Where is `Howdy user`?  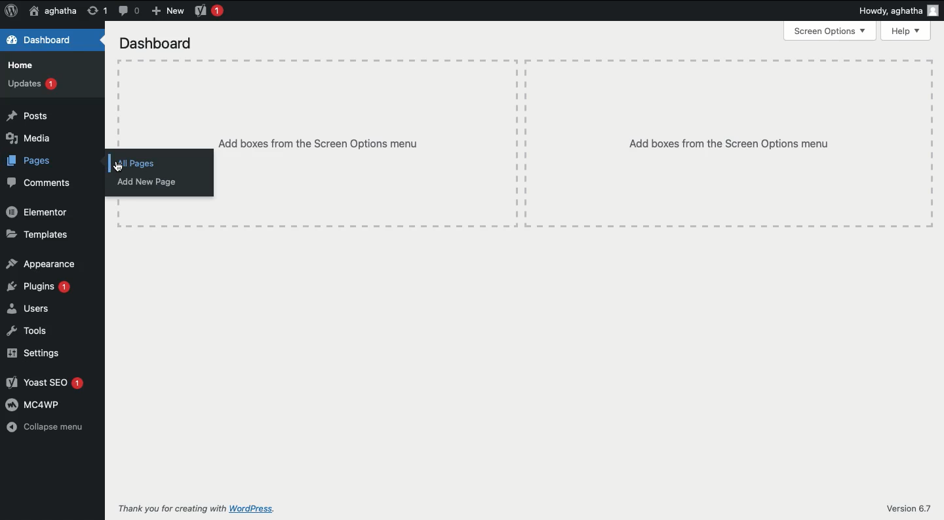 Howdy user is located at coordinates (899, 9).